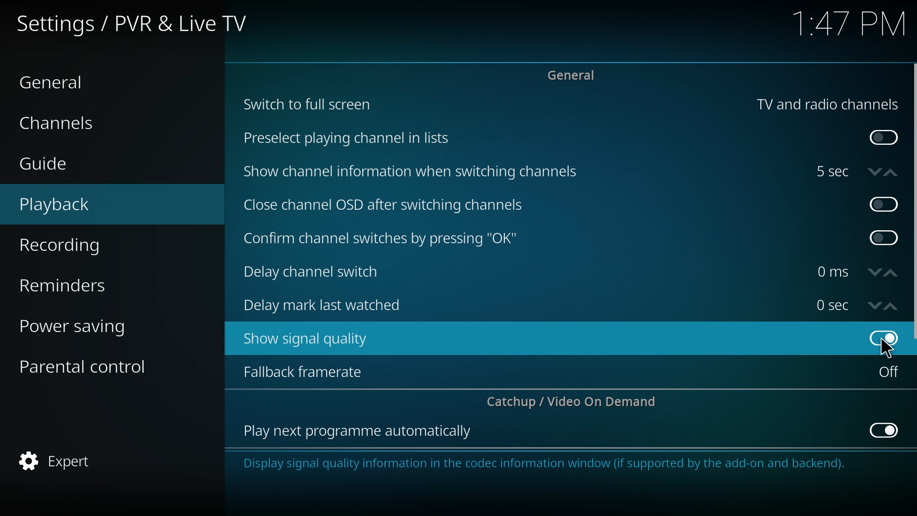 The height and width of the screenshot is (516, 917). Describe the element at coordinates (884, 138) in the screenshot. I see `on` at that location.